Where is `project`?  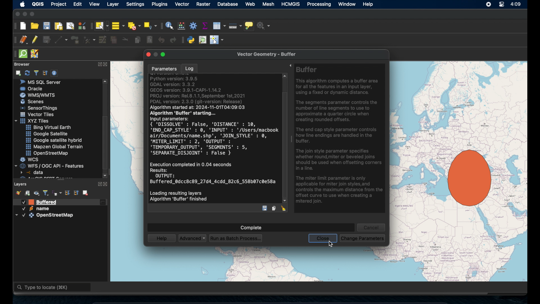 project is located at coordinates (60, 4).